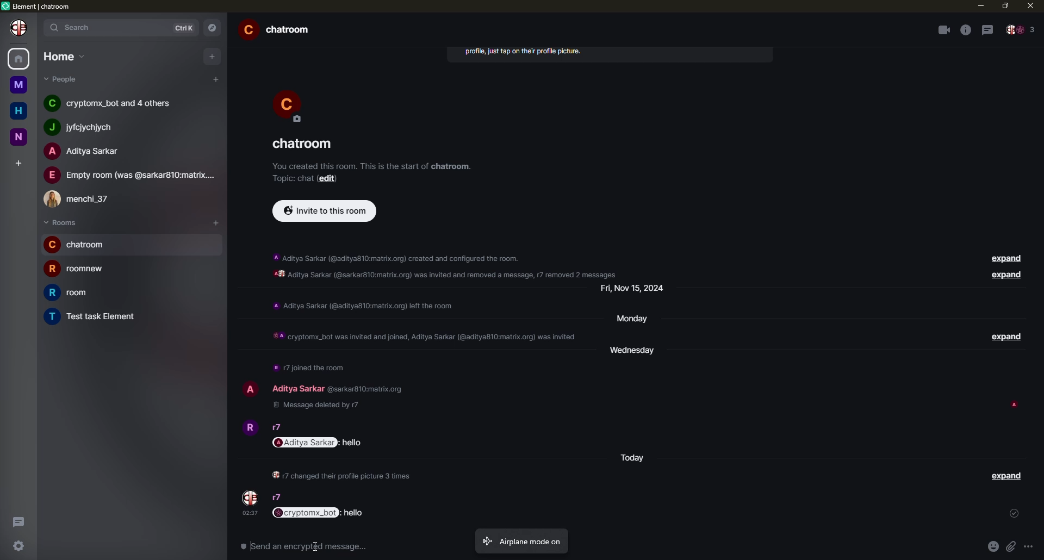  What do you see at coordinates (61, 222) in the screenshot?
I see `rooms` at bounding box center [61, 222].